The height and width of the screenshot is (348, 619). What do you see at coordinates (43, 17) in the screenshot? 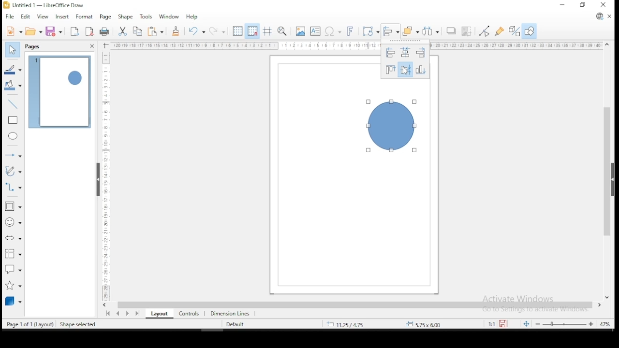
I see `view` at bounding box center [43, 17].